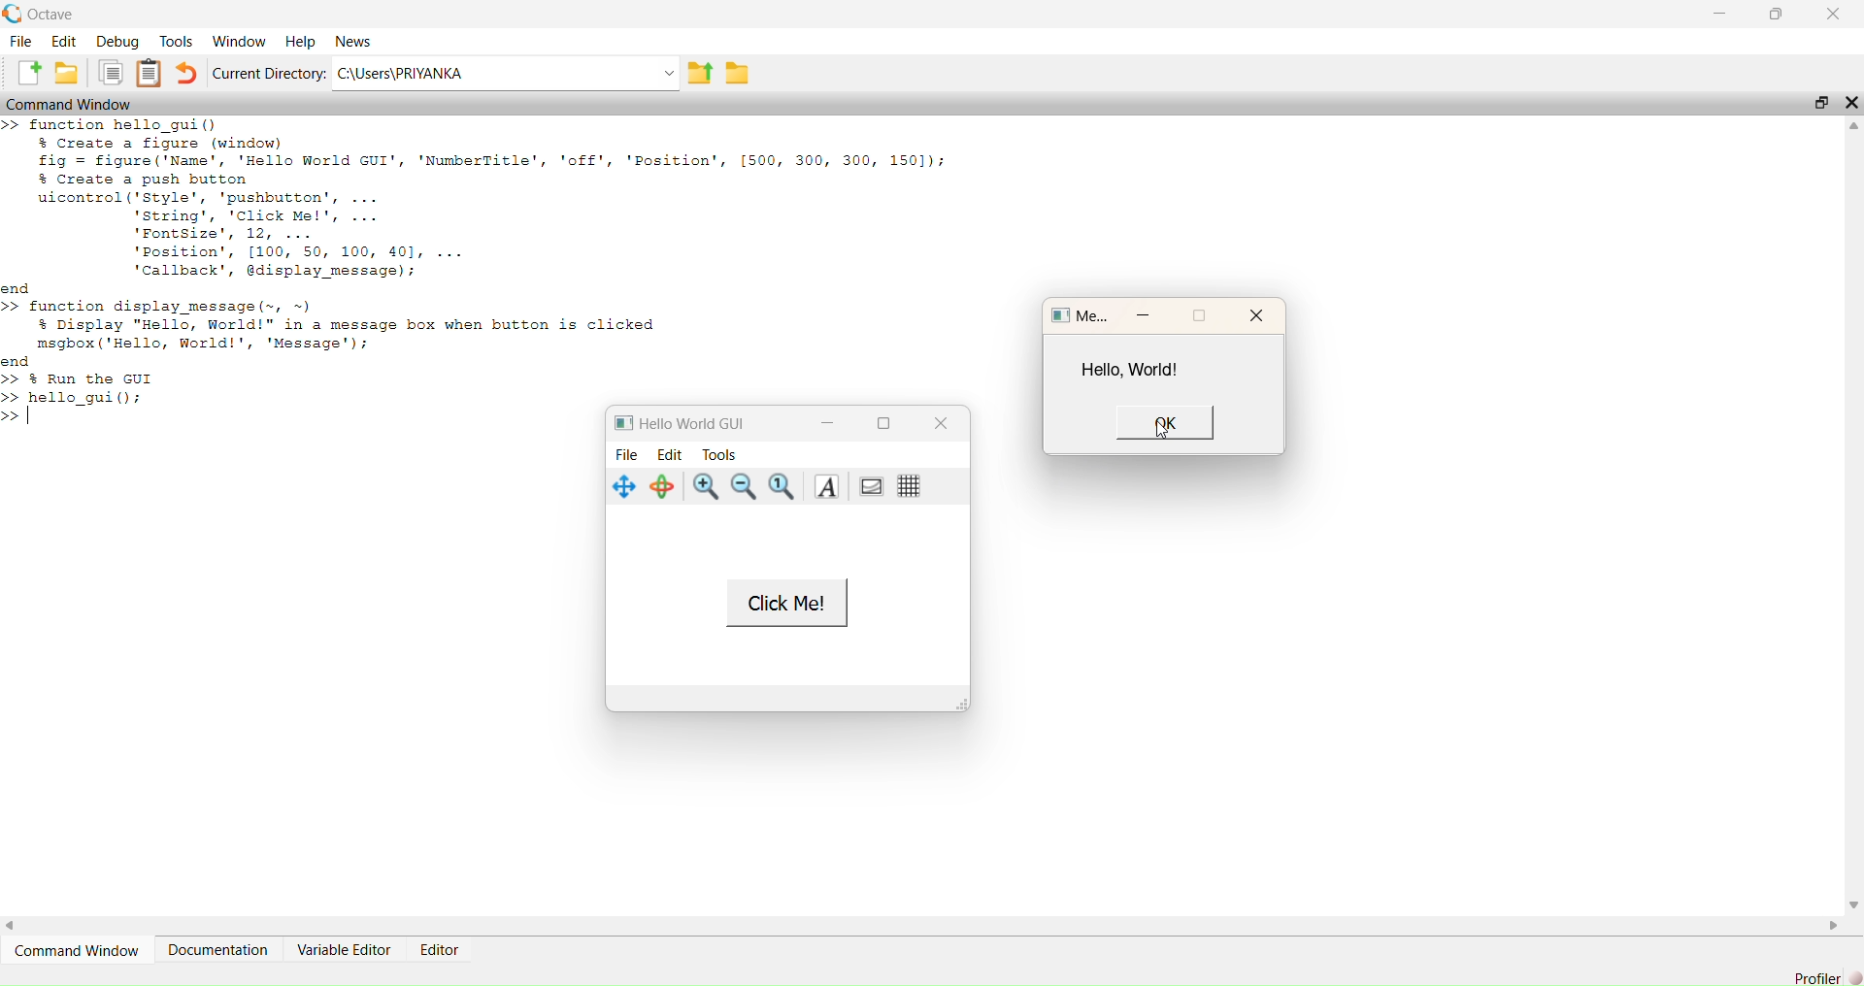  Describe the element at coordinates (740, 73) in the screenshot. I see `save` at that location.